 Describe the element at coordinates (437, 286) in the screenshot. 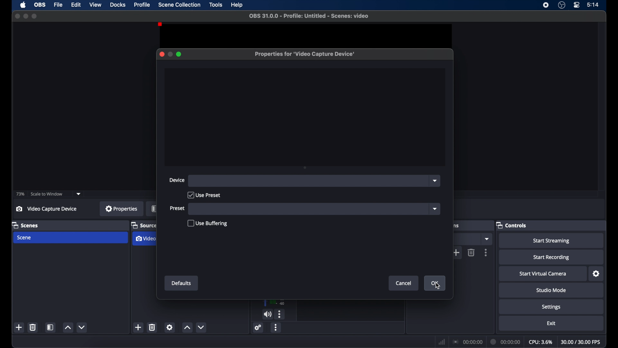

I see `Cursor` at that location.